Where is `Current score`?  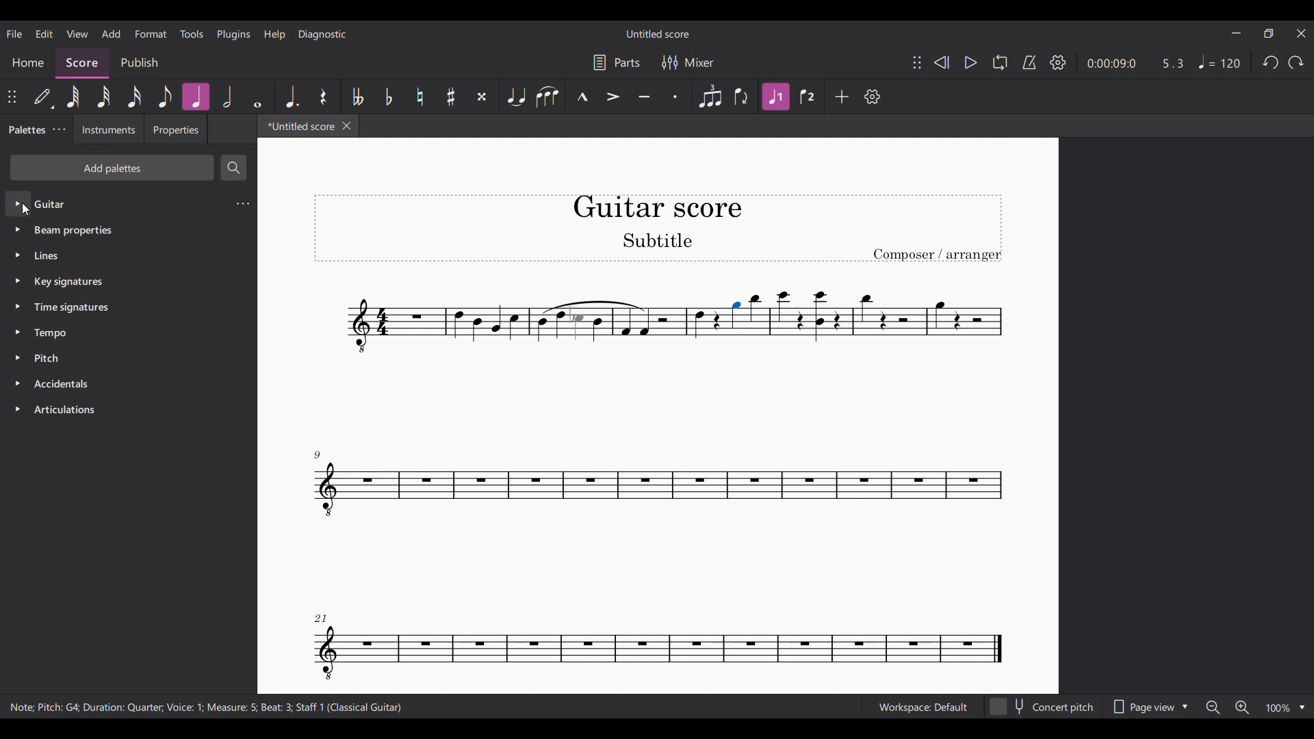 Current score is located at coordinates (490, 415).